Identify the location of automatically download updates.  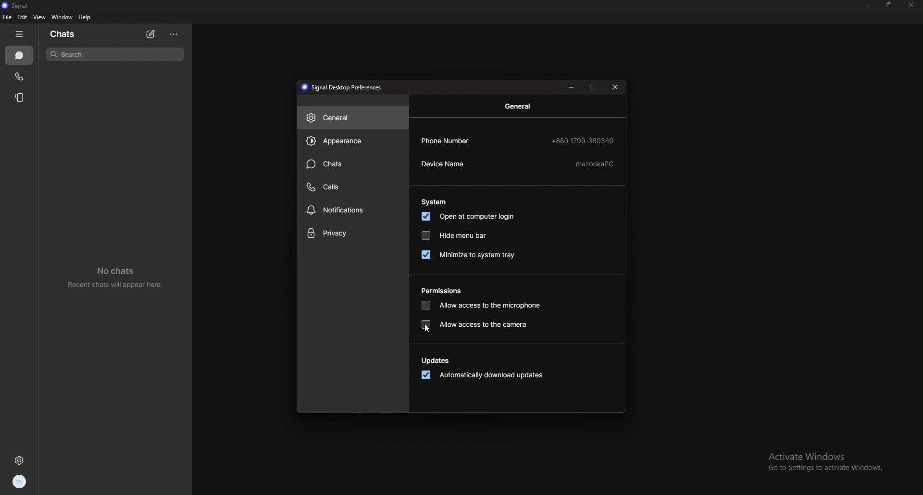
(483, 376).